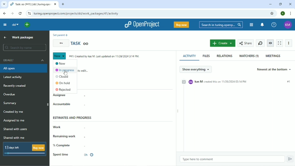  What do you see at coordinates (281, 5) in the screenshot?
I see `Restore down` at bounding box center [281, 5].